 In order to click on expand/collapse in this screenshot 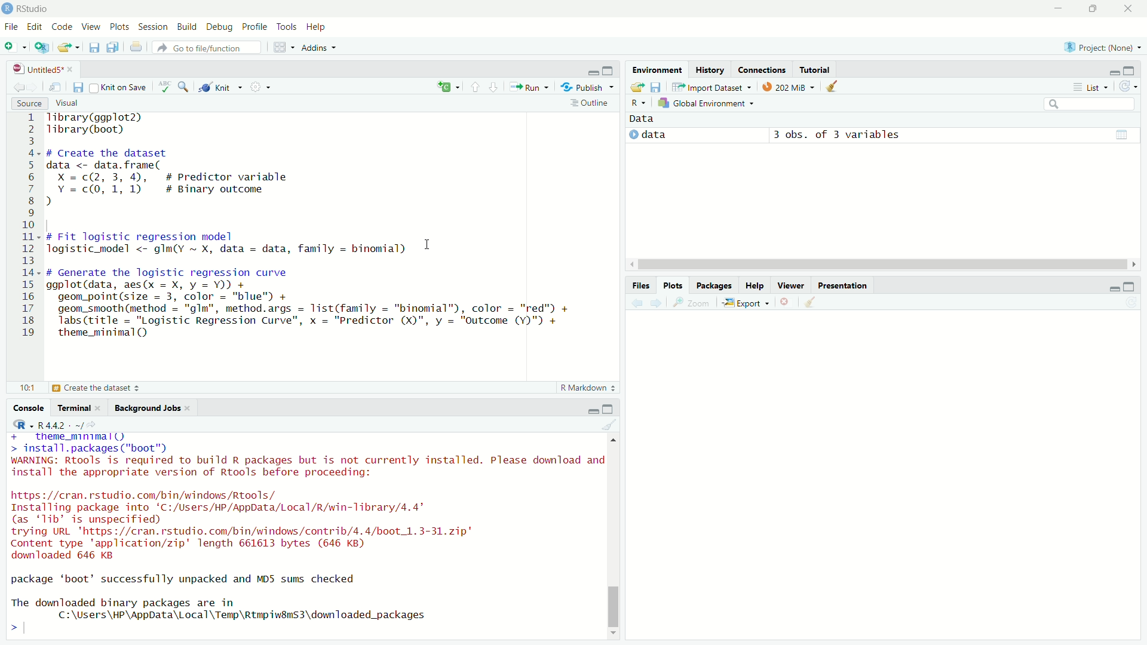, I will do `click(633, 134)`.